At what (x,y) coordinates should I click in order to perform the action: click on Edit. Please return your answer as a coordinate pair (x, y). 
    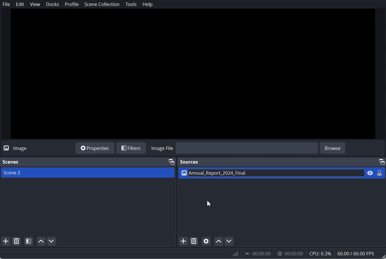
    Looking at the image, I should click on (20, 4).